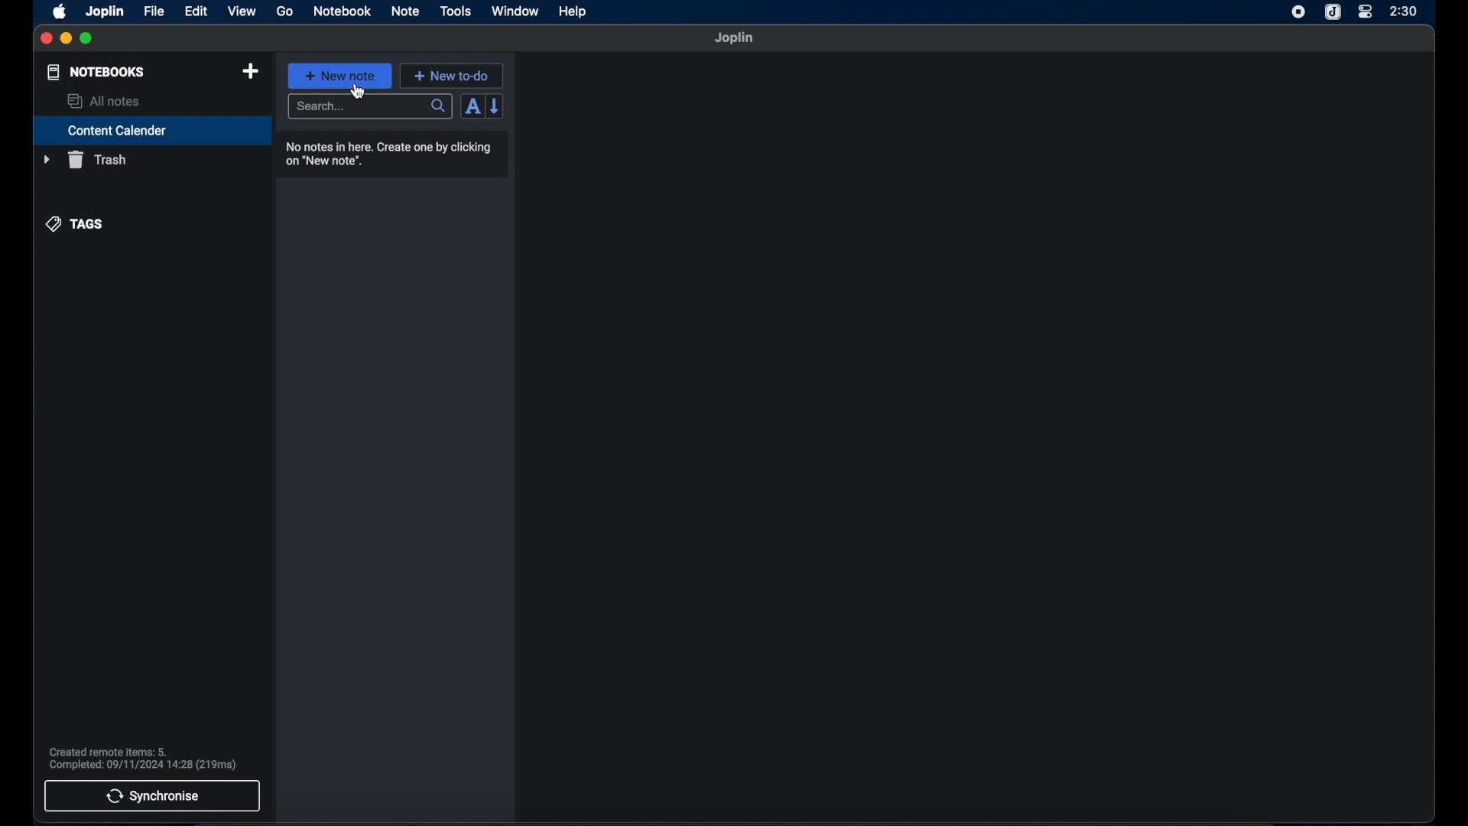 The width and height of the screenshot is (1468, 826). What do you see at coordinates (574, 12) in the screenshot?
I see `help` at bounding box center [574, 12].